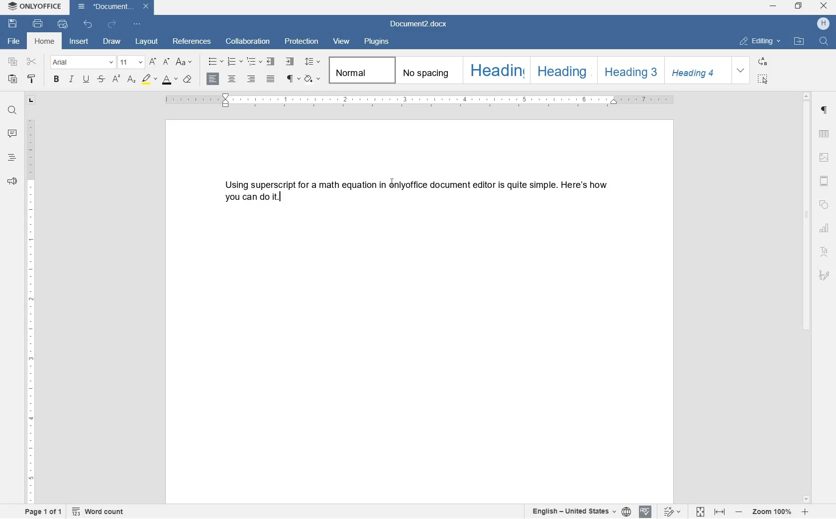  Describe the element at coordinates (800, 43) in the screenshot. I see `OPEN FILE LOCATION` at that location.